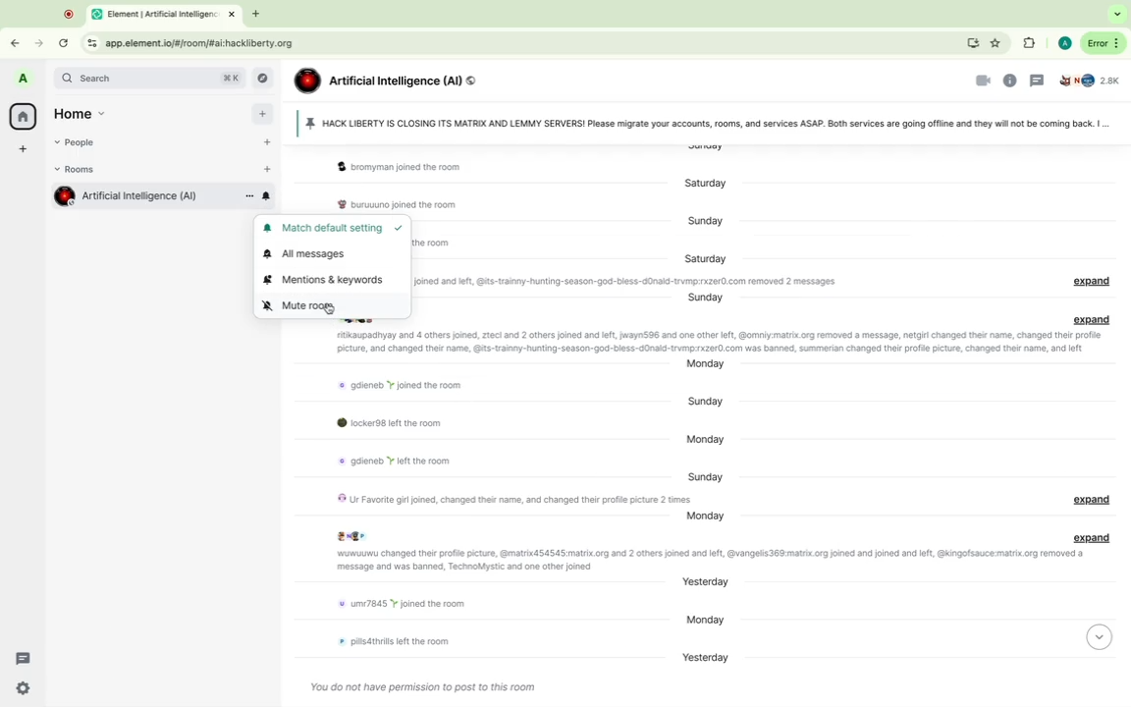  I want to click on Home, so click(88, 114).